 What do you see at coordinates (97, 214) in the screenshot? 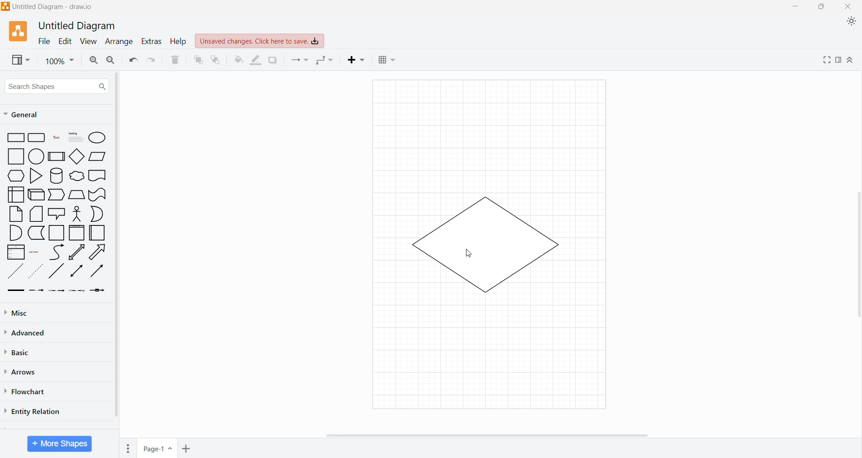
I see `Or` at bounding box center [97, 214].